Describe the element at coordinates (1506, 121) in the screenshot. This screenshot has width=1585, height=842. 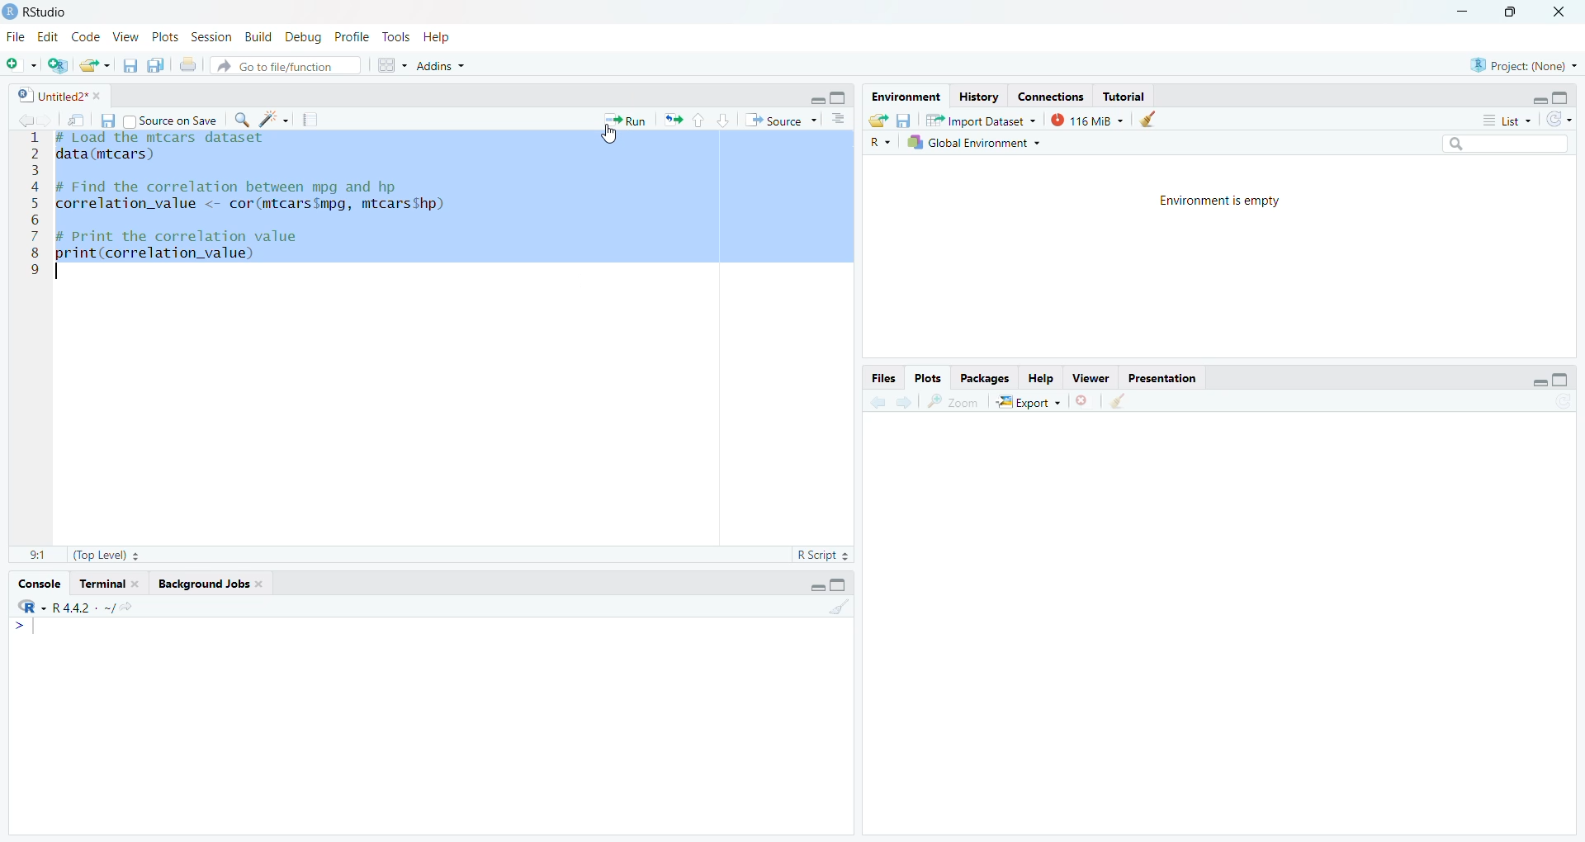
I see `List` at that location.